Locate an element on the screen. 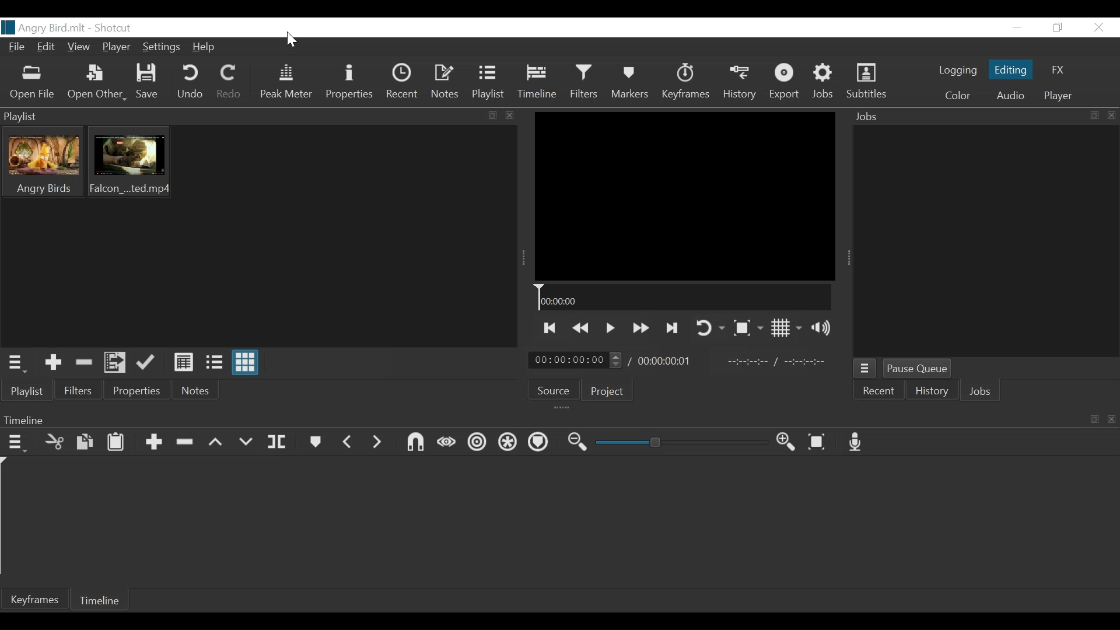 This screenshot has height=630, width=1120. File is located at coordinates (17, 48).